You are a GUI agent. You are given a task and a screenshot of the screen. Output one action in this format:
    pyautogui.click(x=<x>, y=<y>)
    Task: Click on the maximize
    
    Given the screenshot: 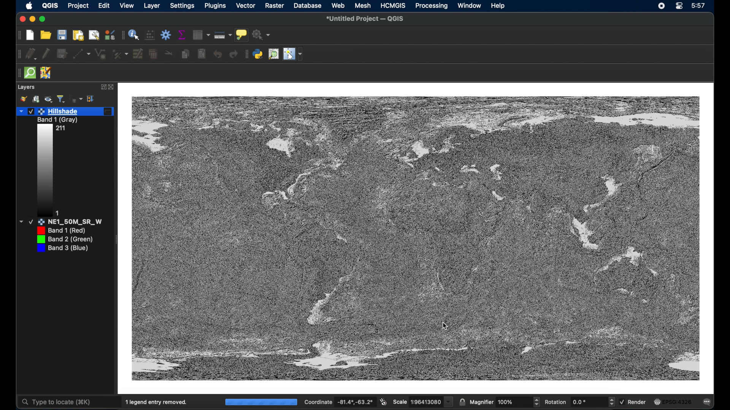 What is the action you would take?
    pyautogui.click(x=43, y=19)
    